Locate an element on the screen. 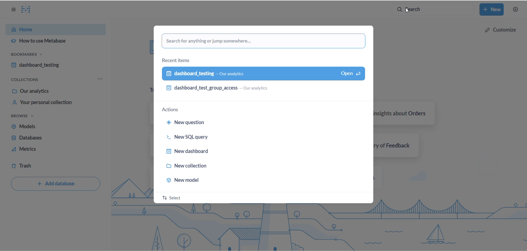 Image resolution: width=527 pixels, height=251 pixels. recently accessed dashboard -dashboard_testing is located at coordinates (262, 89).